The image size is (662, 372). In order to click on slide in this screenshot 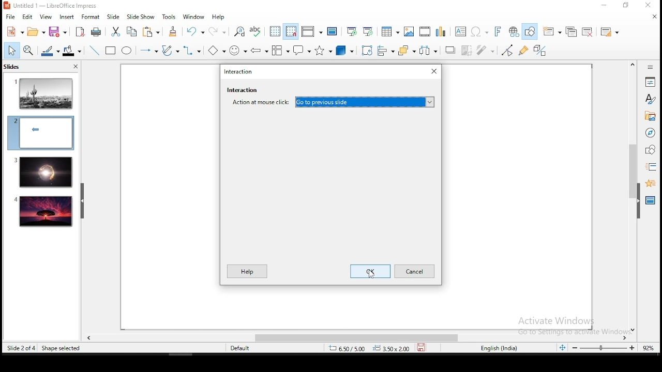, I will do `click(42, 172)`.